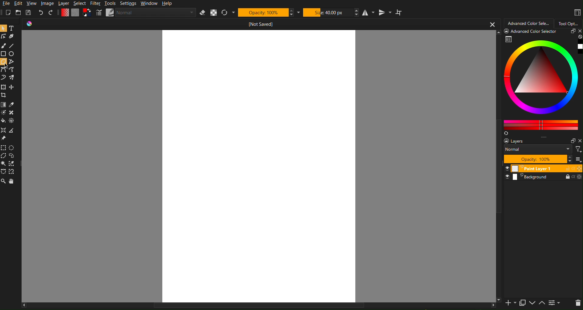  I want to click on New, so click(8, 12).